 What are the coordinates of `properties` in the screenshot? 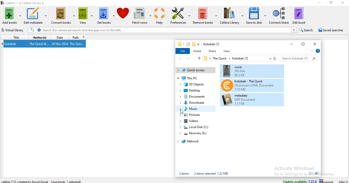 It's located at (188, 44).